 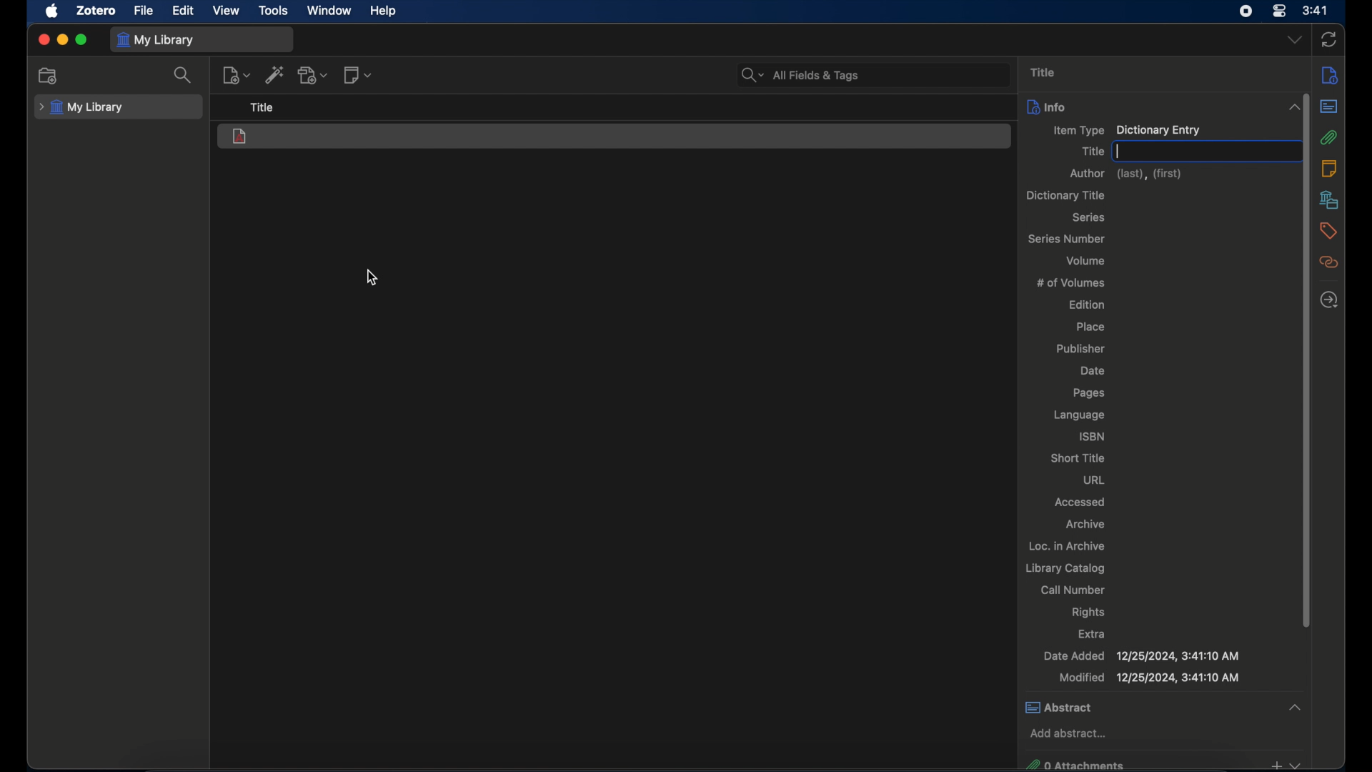 What do you see at coordinates (1068, 238) in the screenshot?
I see `series number` at bounding box center [1068, 238].